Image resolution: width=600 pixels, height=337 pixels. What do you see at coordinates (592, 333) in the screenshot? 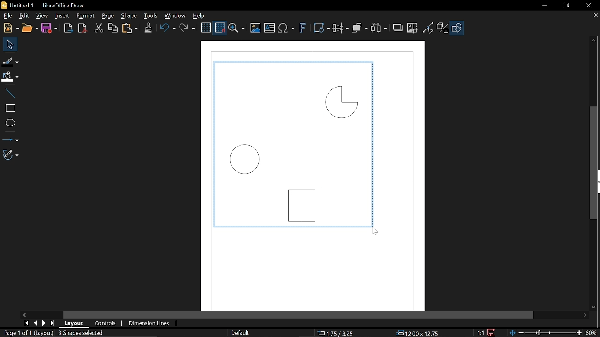
I see `Zoom` at bounding box center [592, 333].